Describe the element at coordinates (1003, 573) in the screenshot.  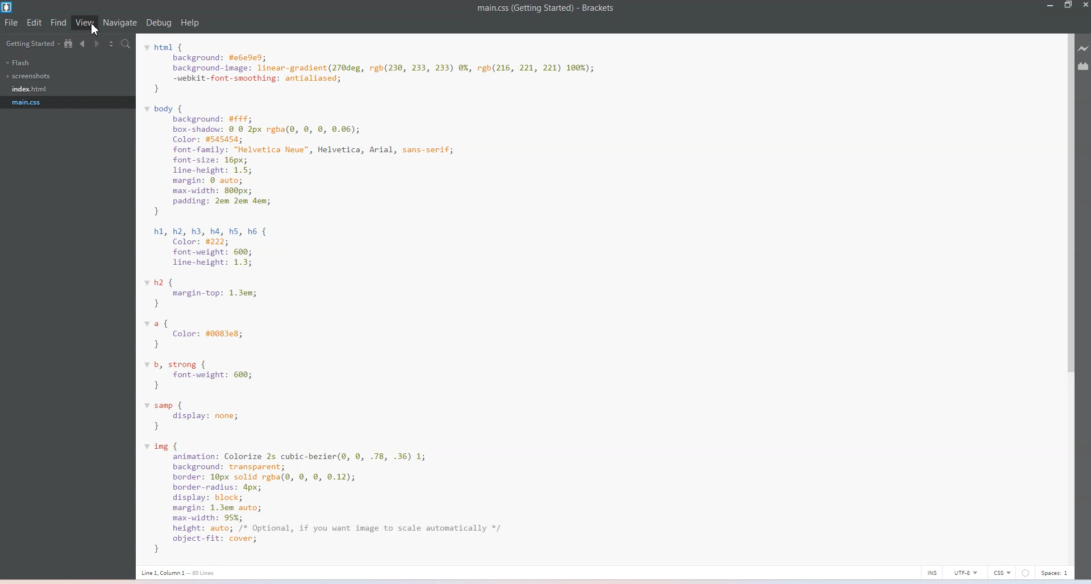
I see `CSS` at that location.